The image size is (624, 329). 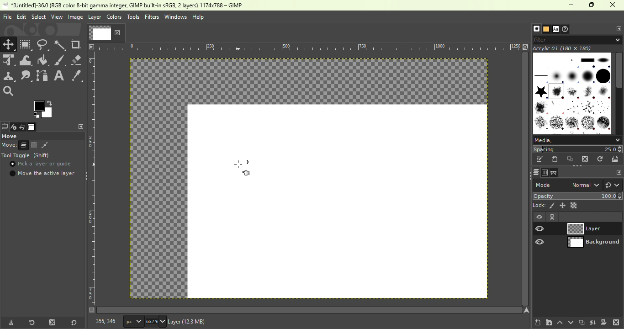 I want to click on Configure this tab, so click(x=79, y=127).